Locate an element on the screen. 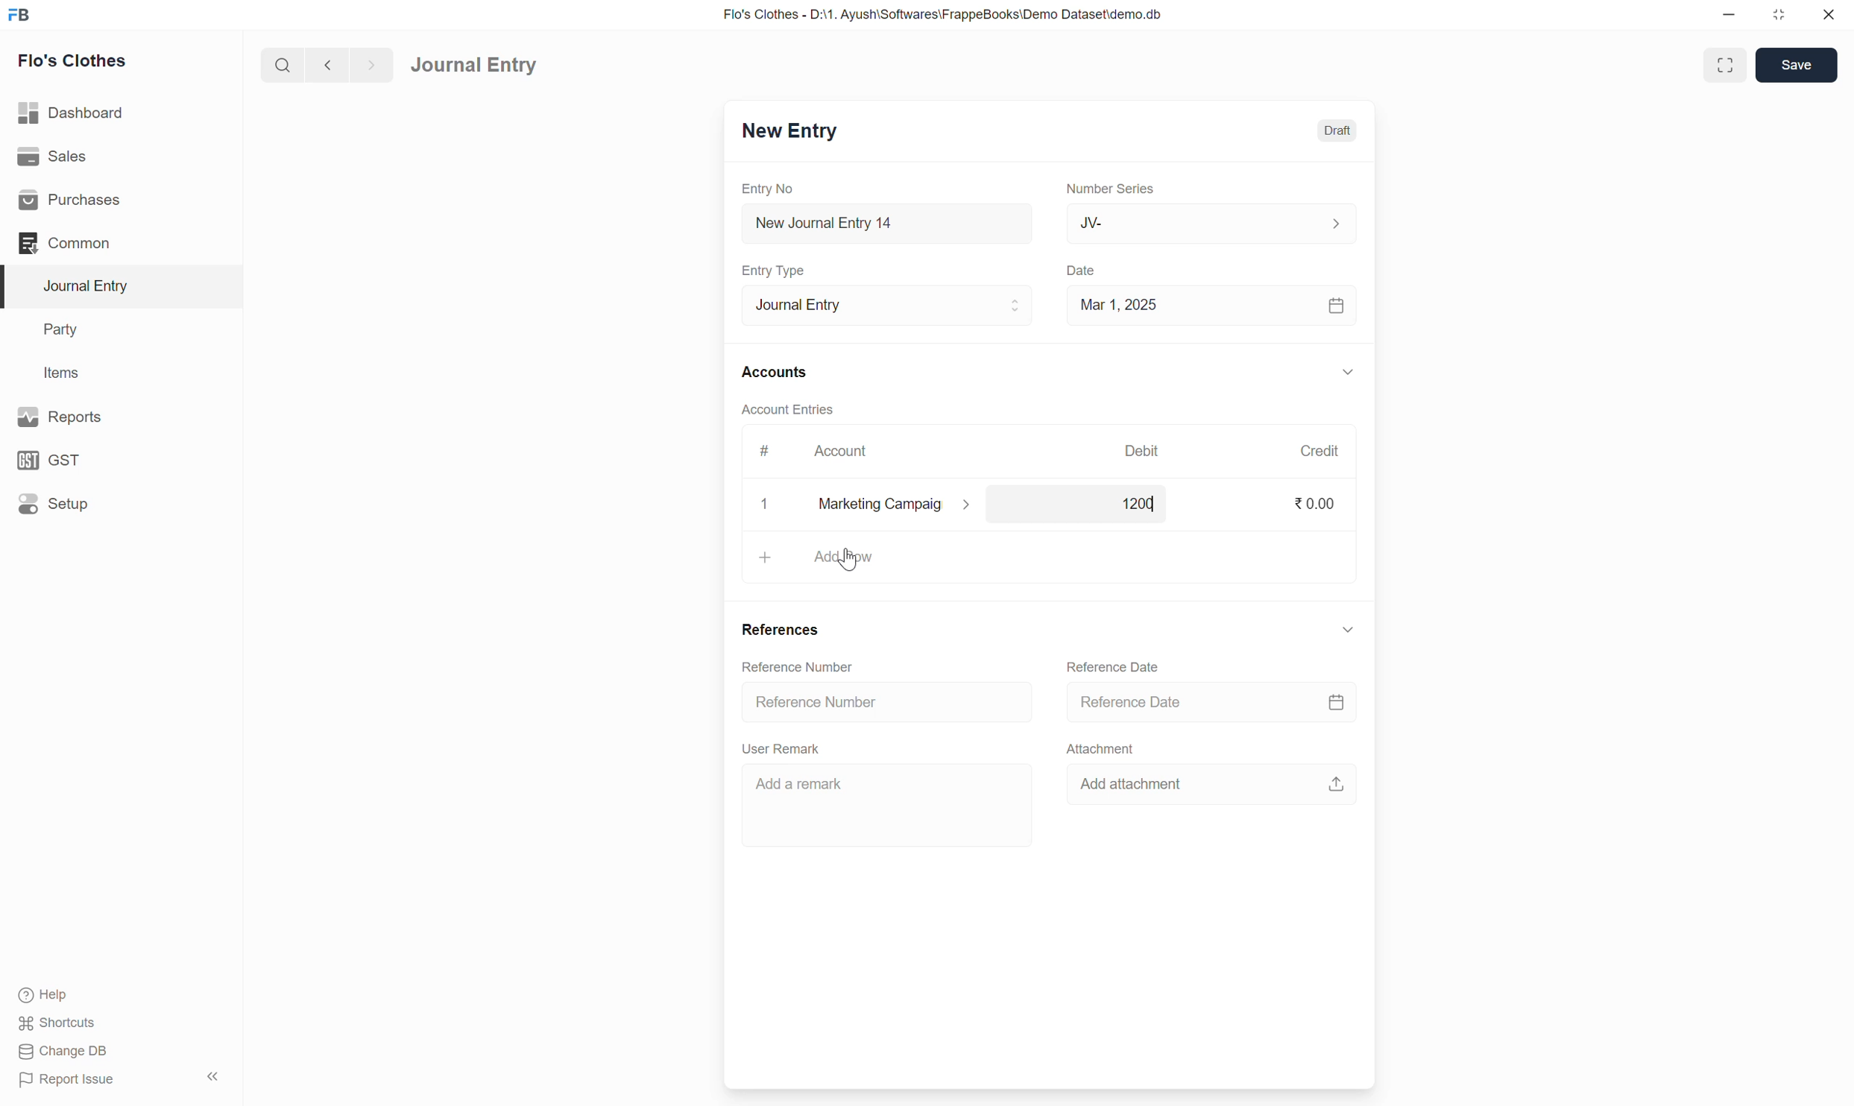 This screenshot has height=1106, width=1854. Reference Number is located at coordinates (794, 666).